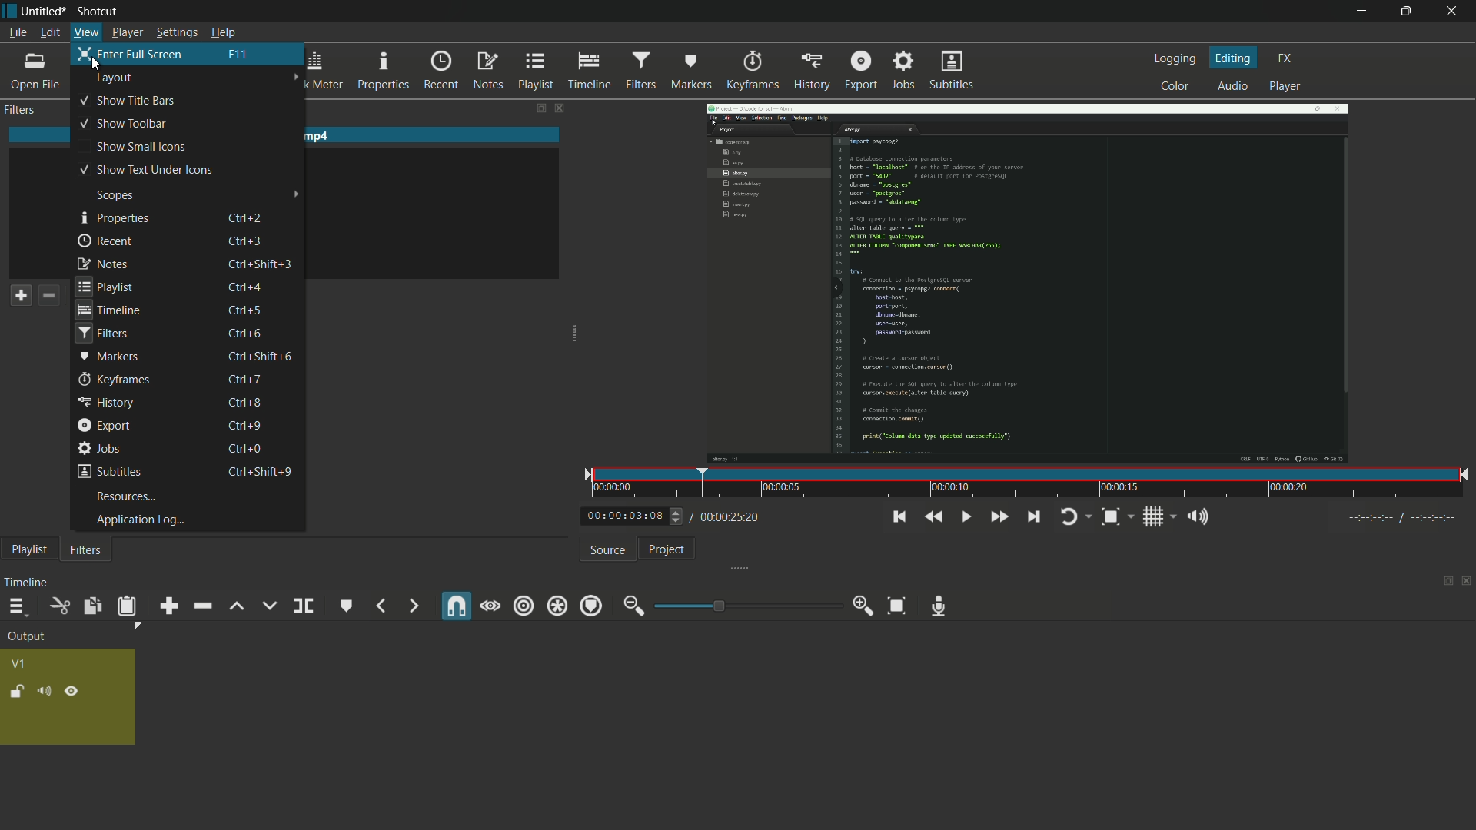 The image size is (1476, 830). Describe the element at coordinates (15, 606) in the screenshot. I see `timeline menu` at that location.